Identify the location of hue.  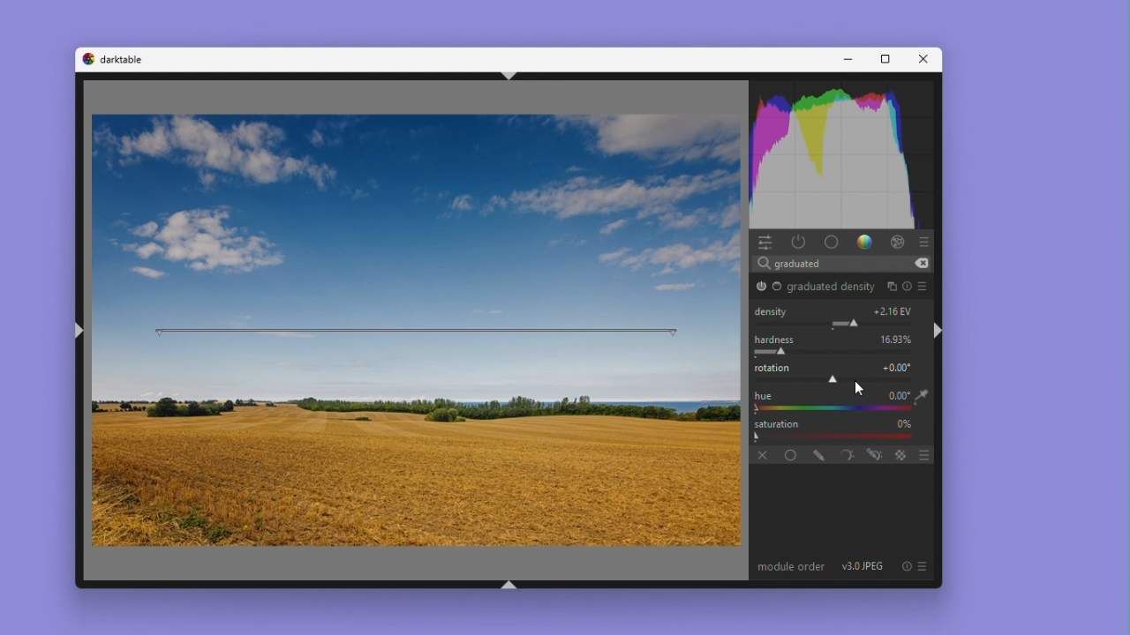
(764, 395).